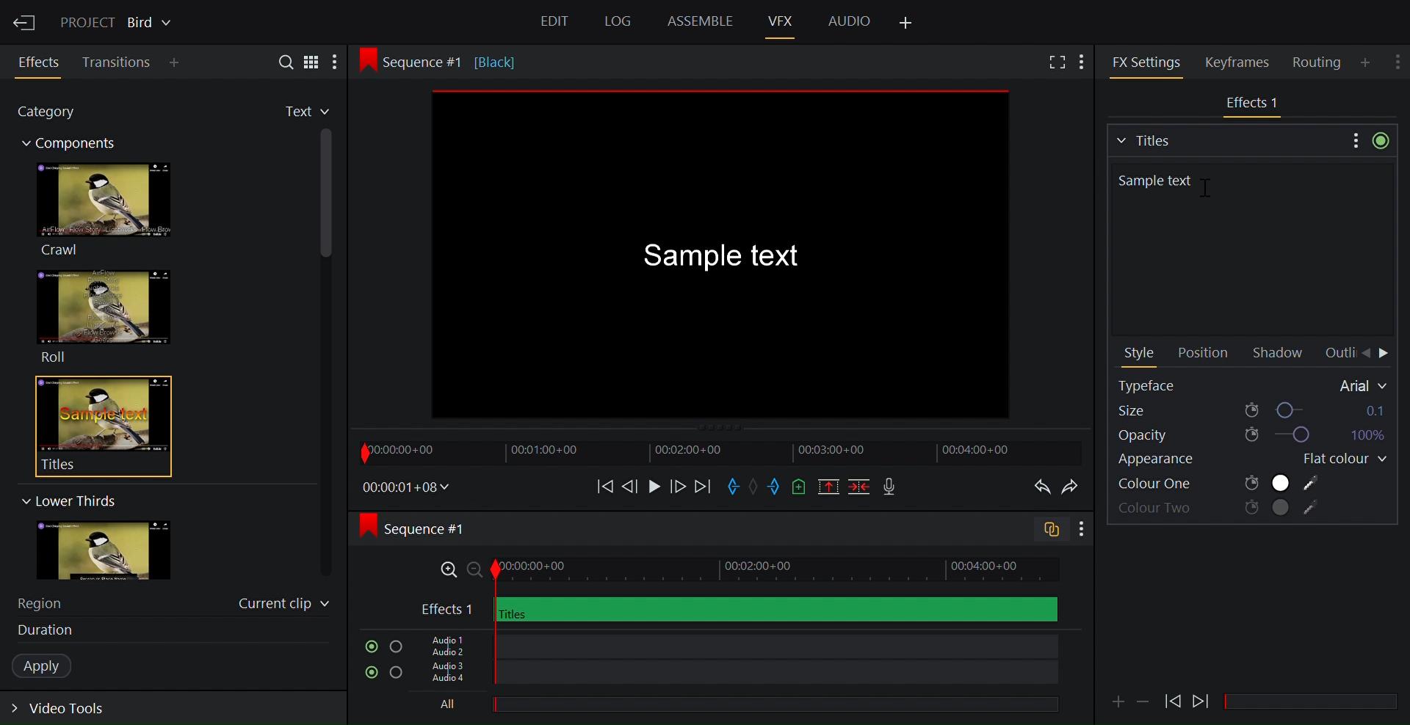 This screenshot has width=1410, height=725. What do you see at coordinates (735, 485) in the screenshot?
I see `Mark in` at bounding box center [735, 485].